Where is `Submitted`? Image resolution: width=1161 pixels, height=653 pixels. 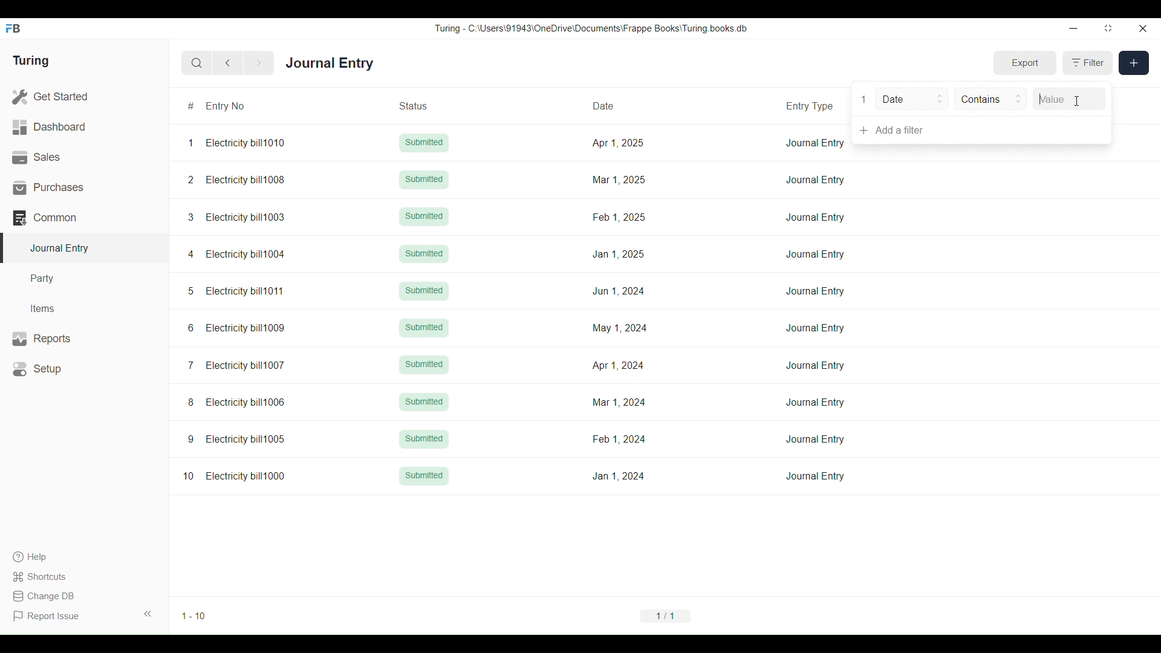
Submitted is located at coordinates (424, 143).